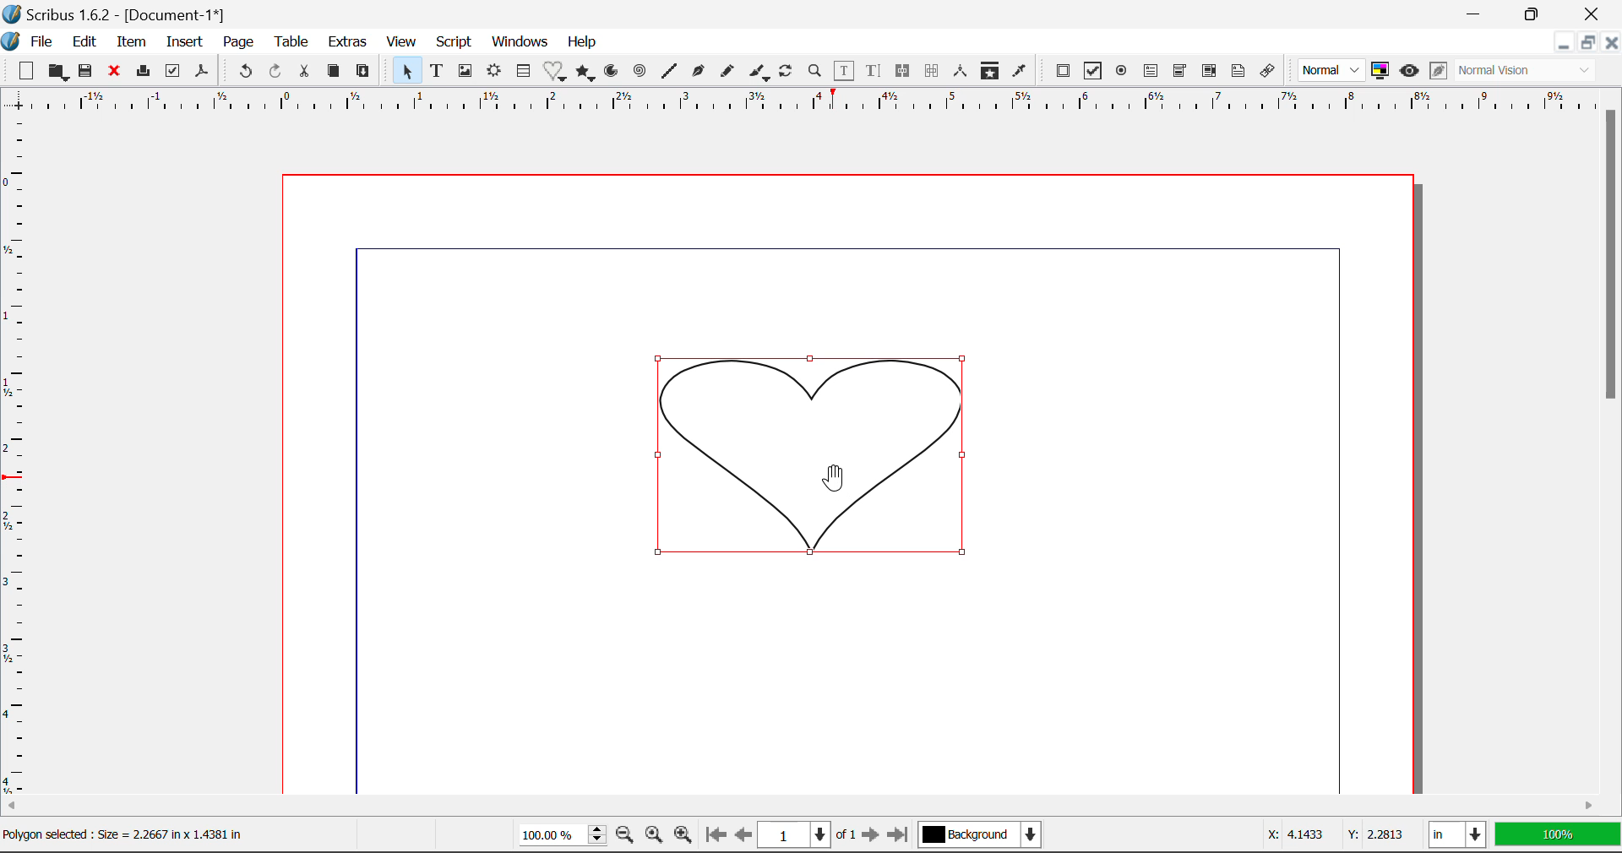 This screenshot has height=853, width=1622. I want to click on X: 4.1433, so click(1294, 836).